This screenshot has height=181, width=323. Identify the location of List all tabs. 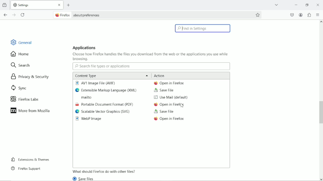
(277, 5).